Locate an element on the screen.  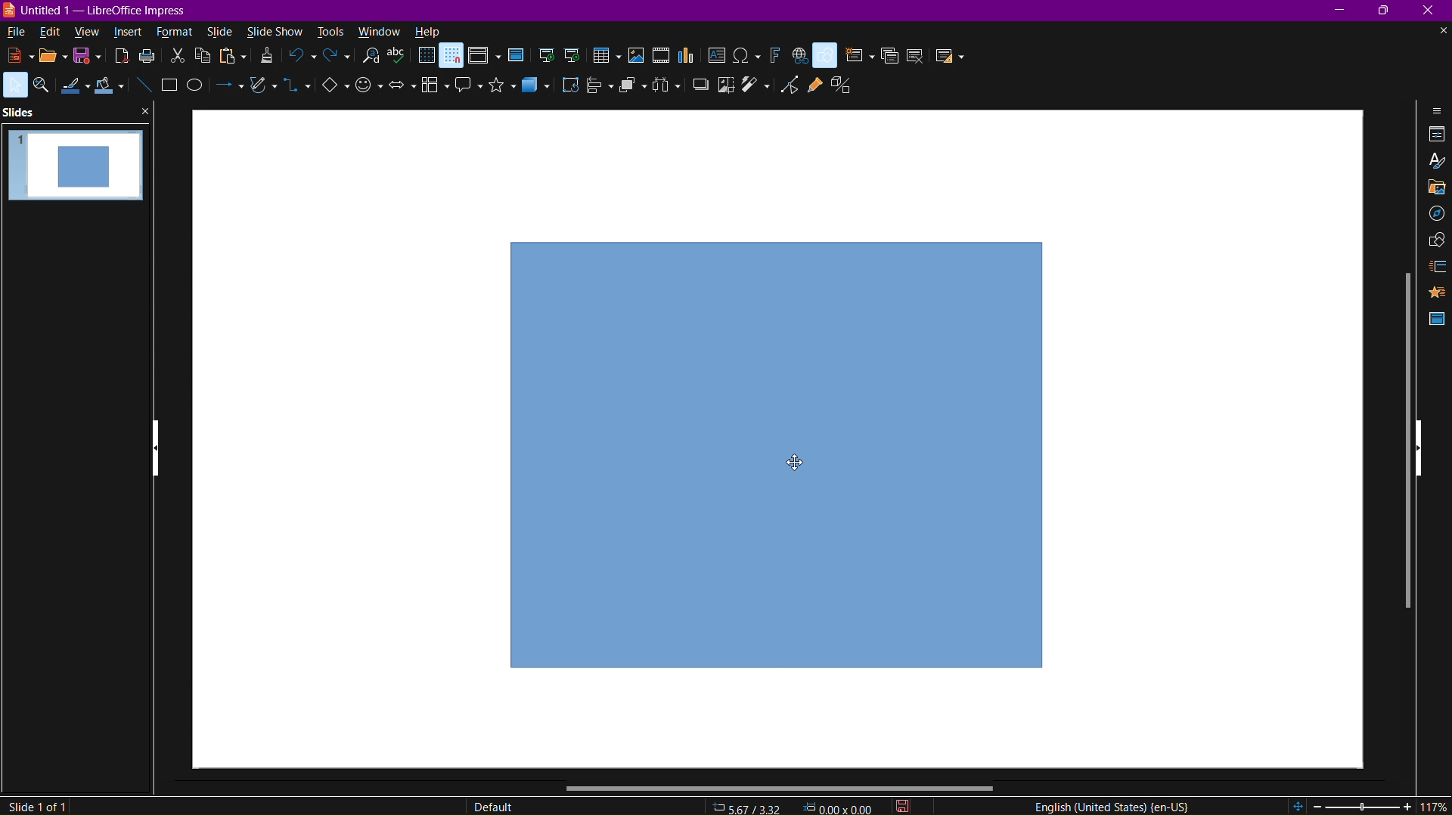
edit is located at coordinates (49, 32).